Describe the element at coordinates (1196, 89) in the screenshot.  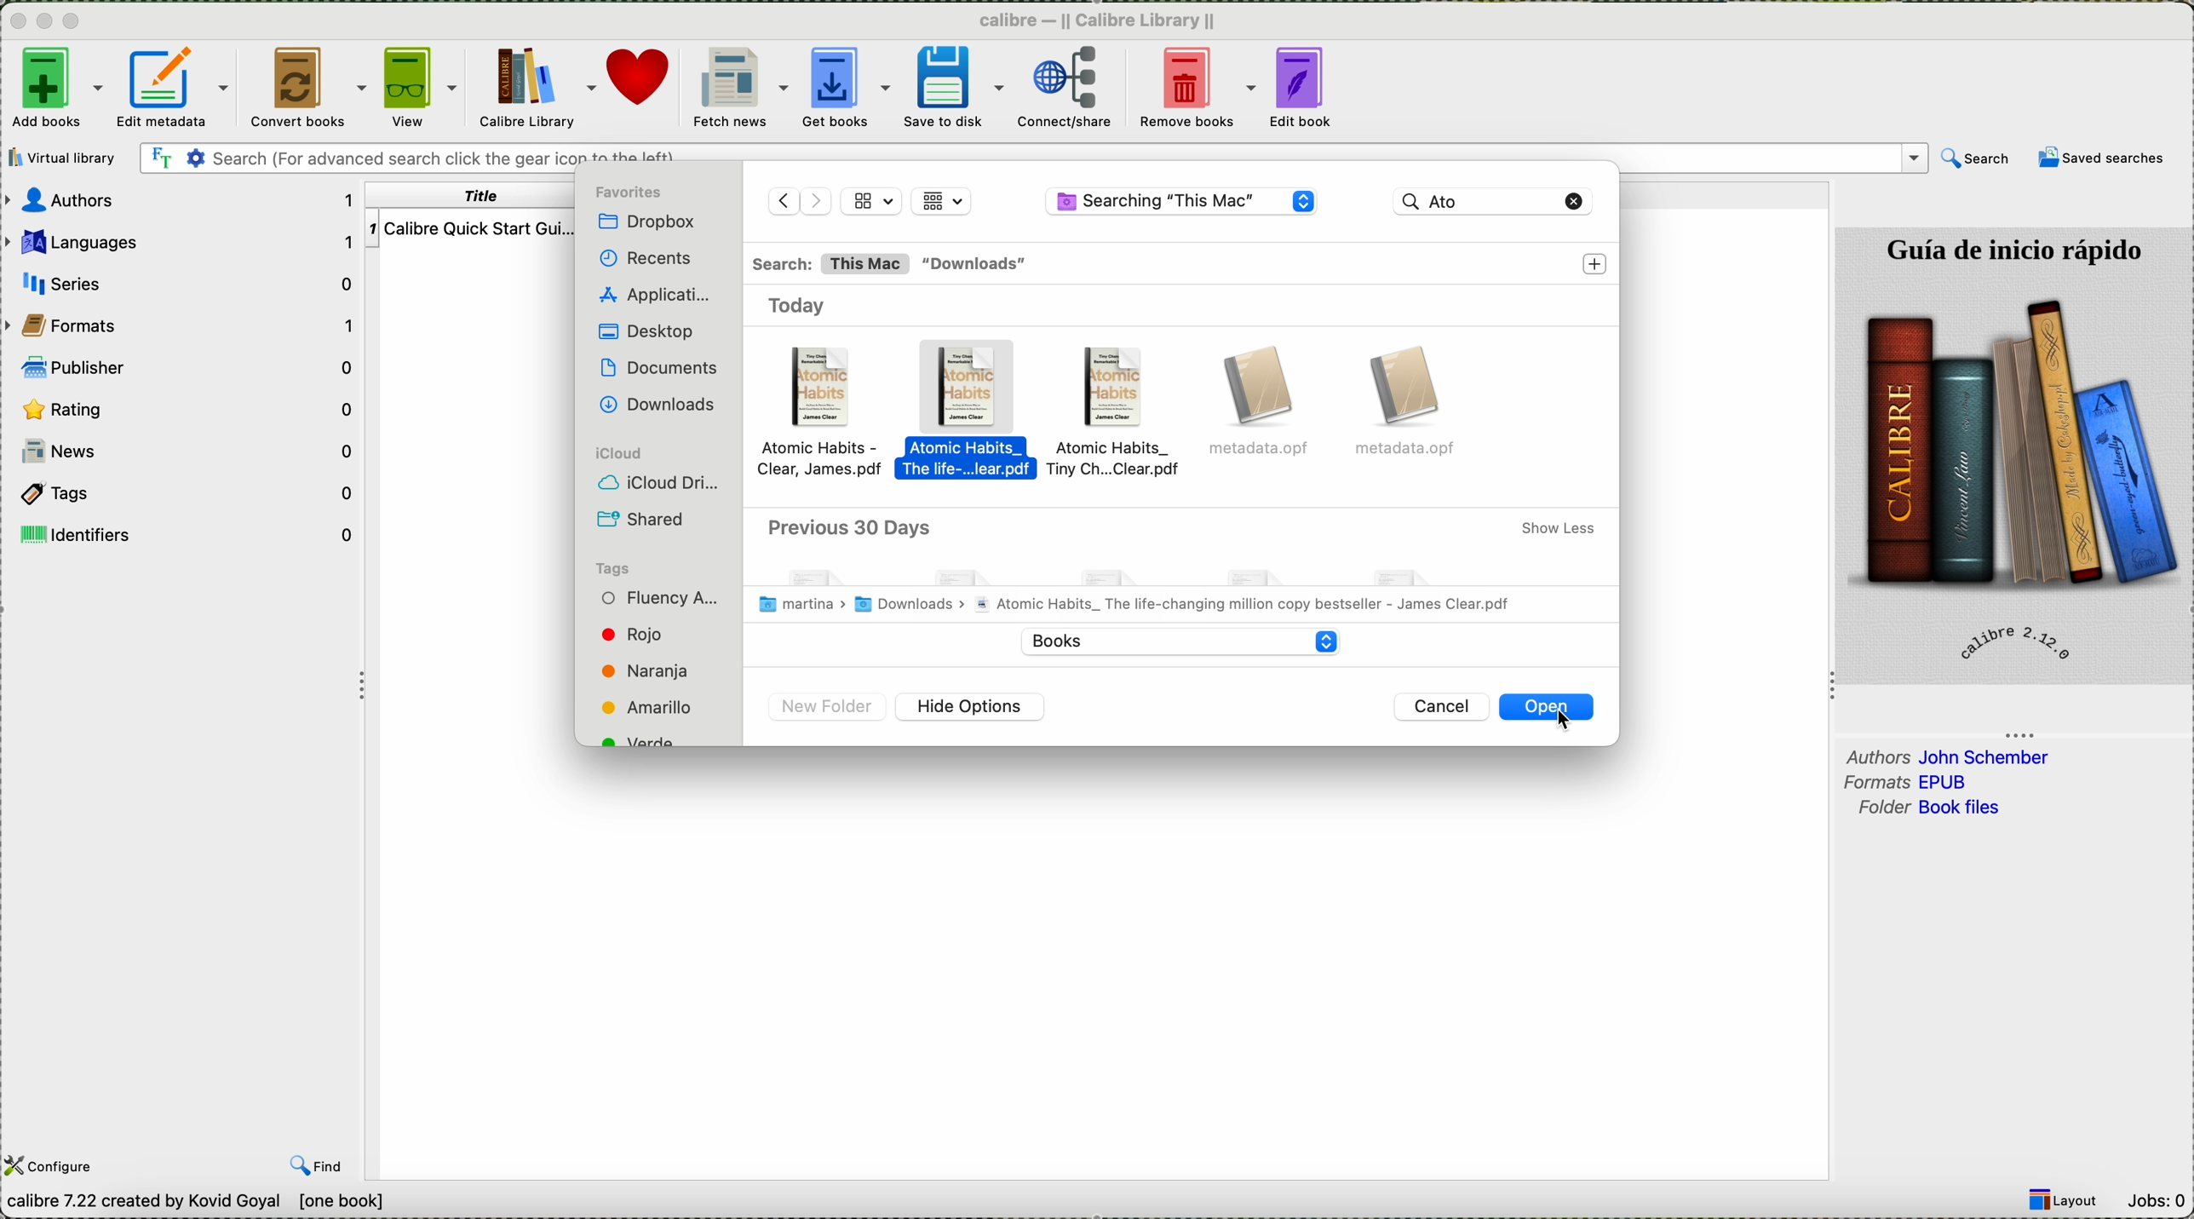
I see `remove books` at that location.